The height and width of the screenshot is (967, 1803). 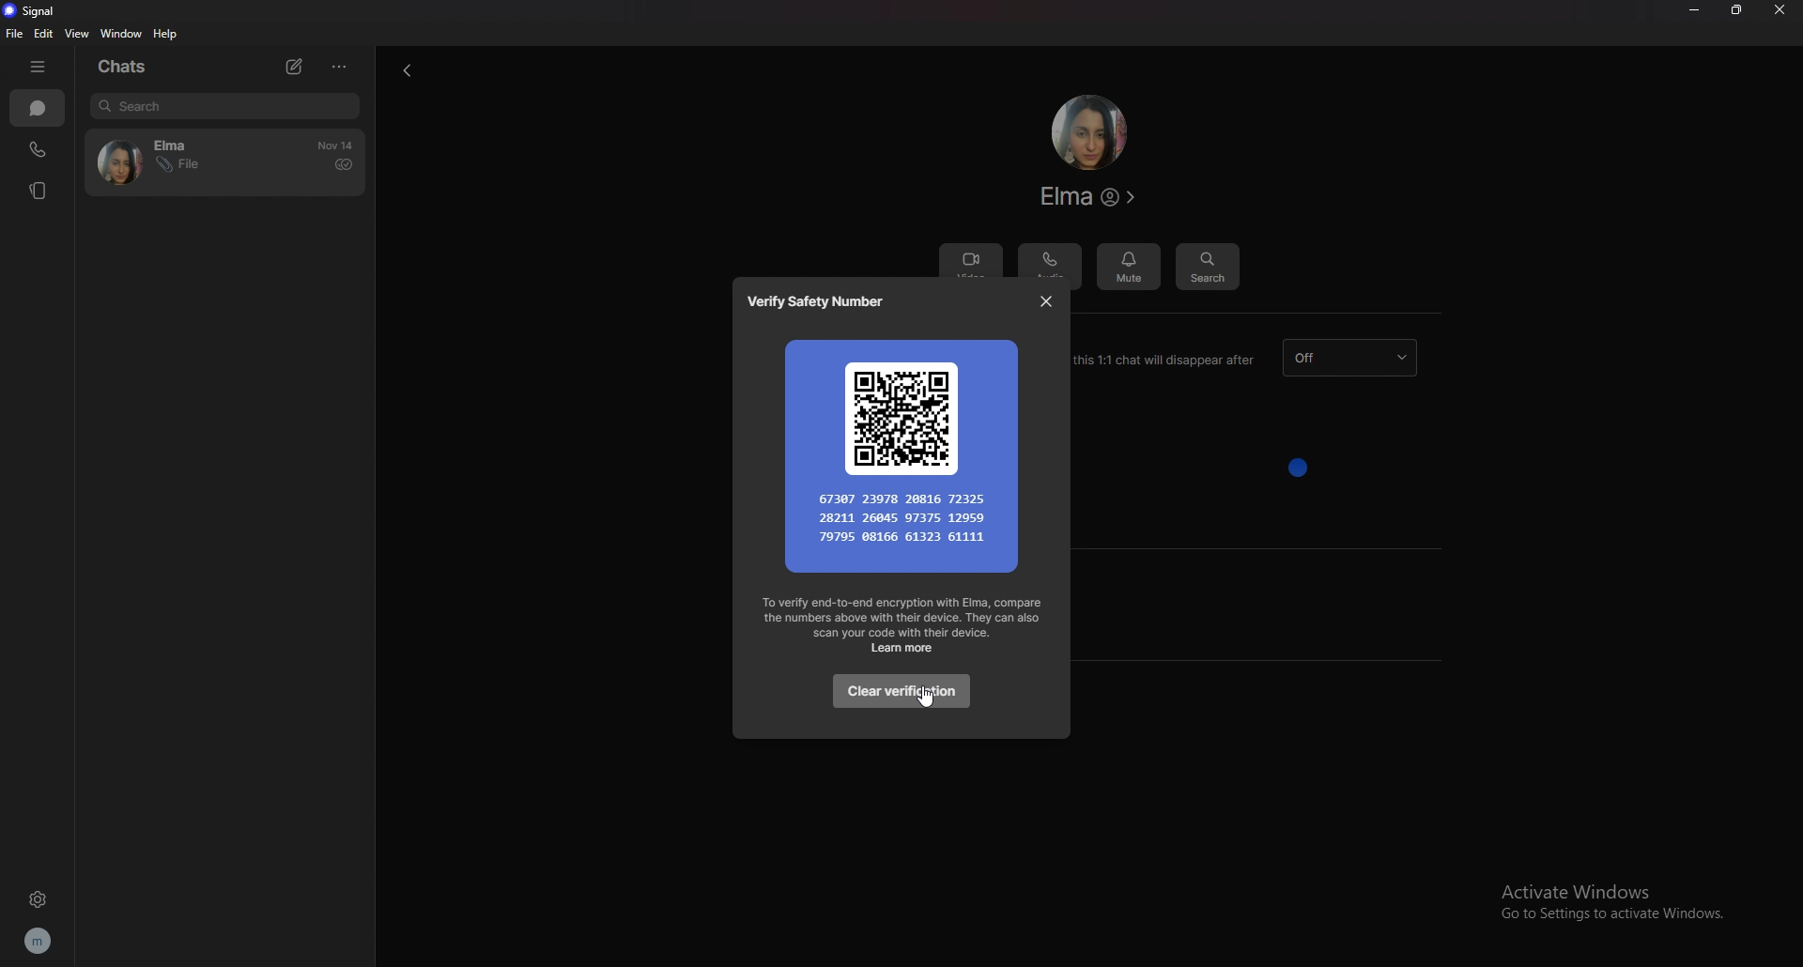 I want to click on close, so click(x=1046, y=300).